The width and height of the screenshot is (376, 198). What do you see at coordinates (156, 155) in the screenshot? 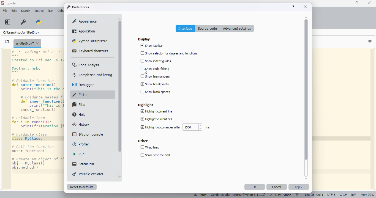
I see `scroll past the end` at bounding box center [156, 155].